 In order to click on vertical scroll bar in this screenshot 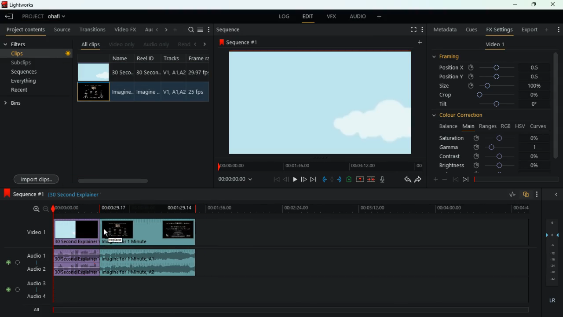, I will do `click(556, 111)`.